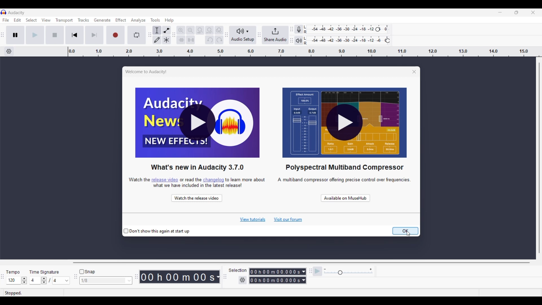 Image resolution: width=542 pixels, height=305 pixels. What do you see at coordinates (169, 20) in the screenshot?
I see `Help menu` at bounding box center [169, 20].